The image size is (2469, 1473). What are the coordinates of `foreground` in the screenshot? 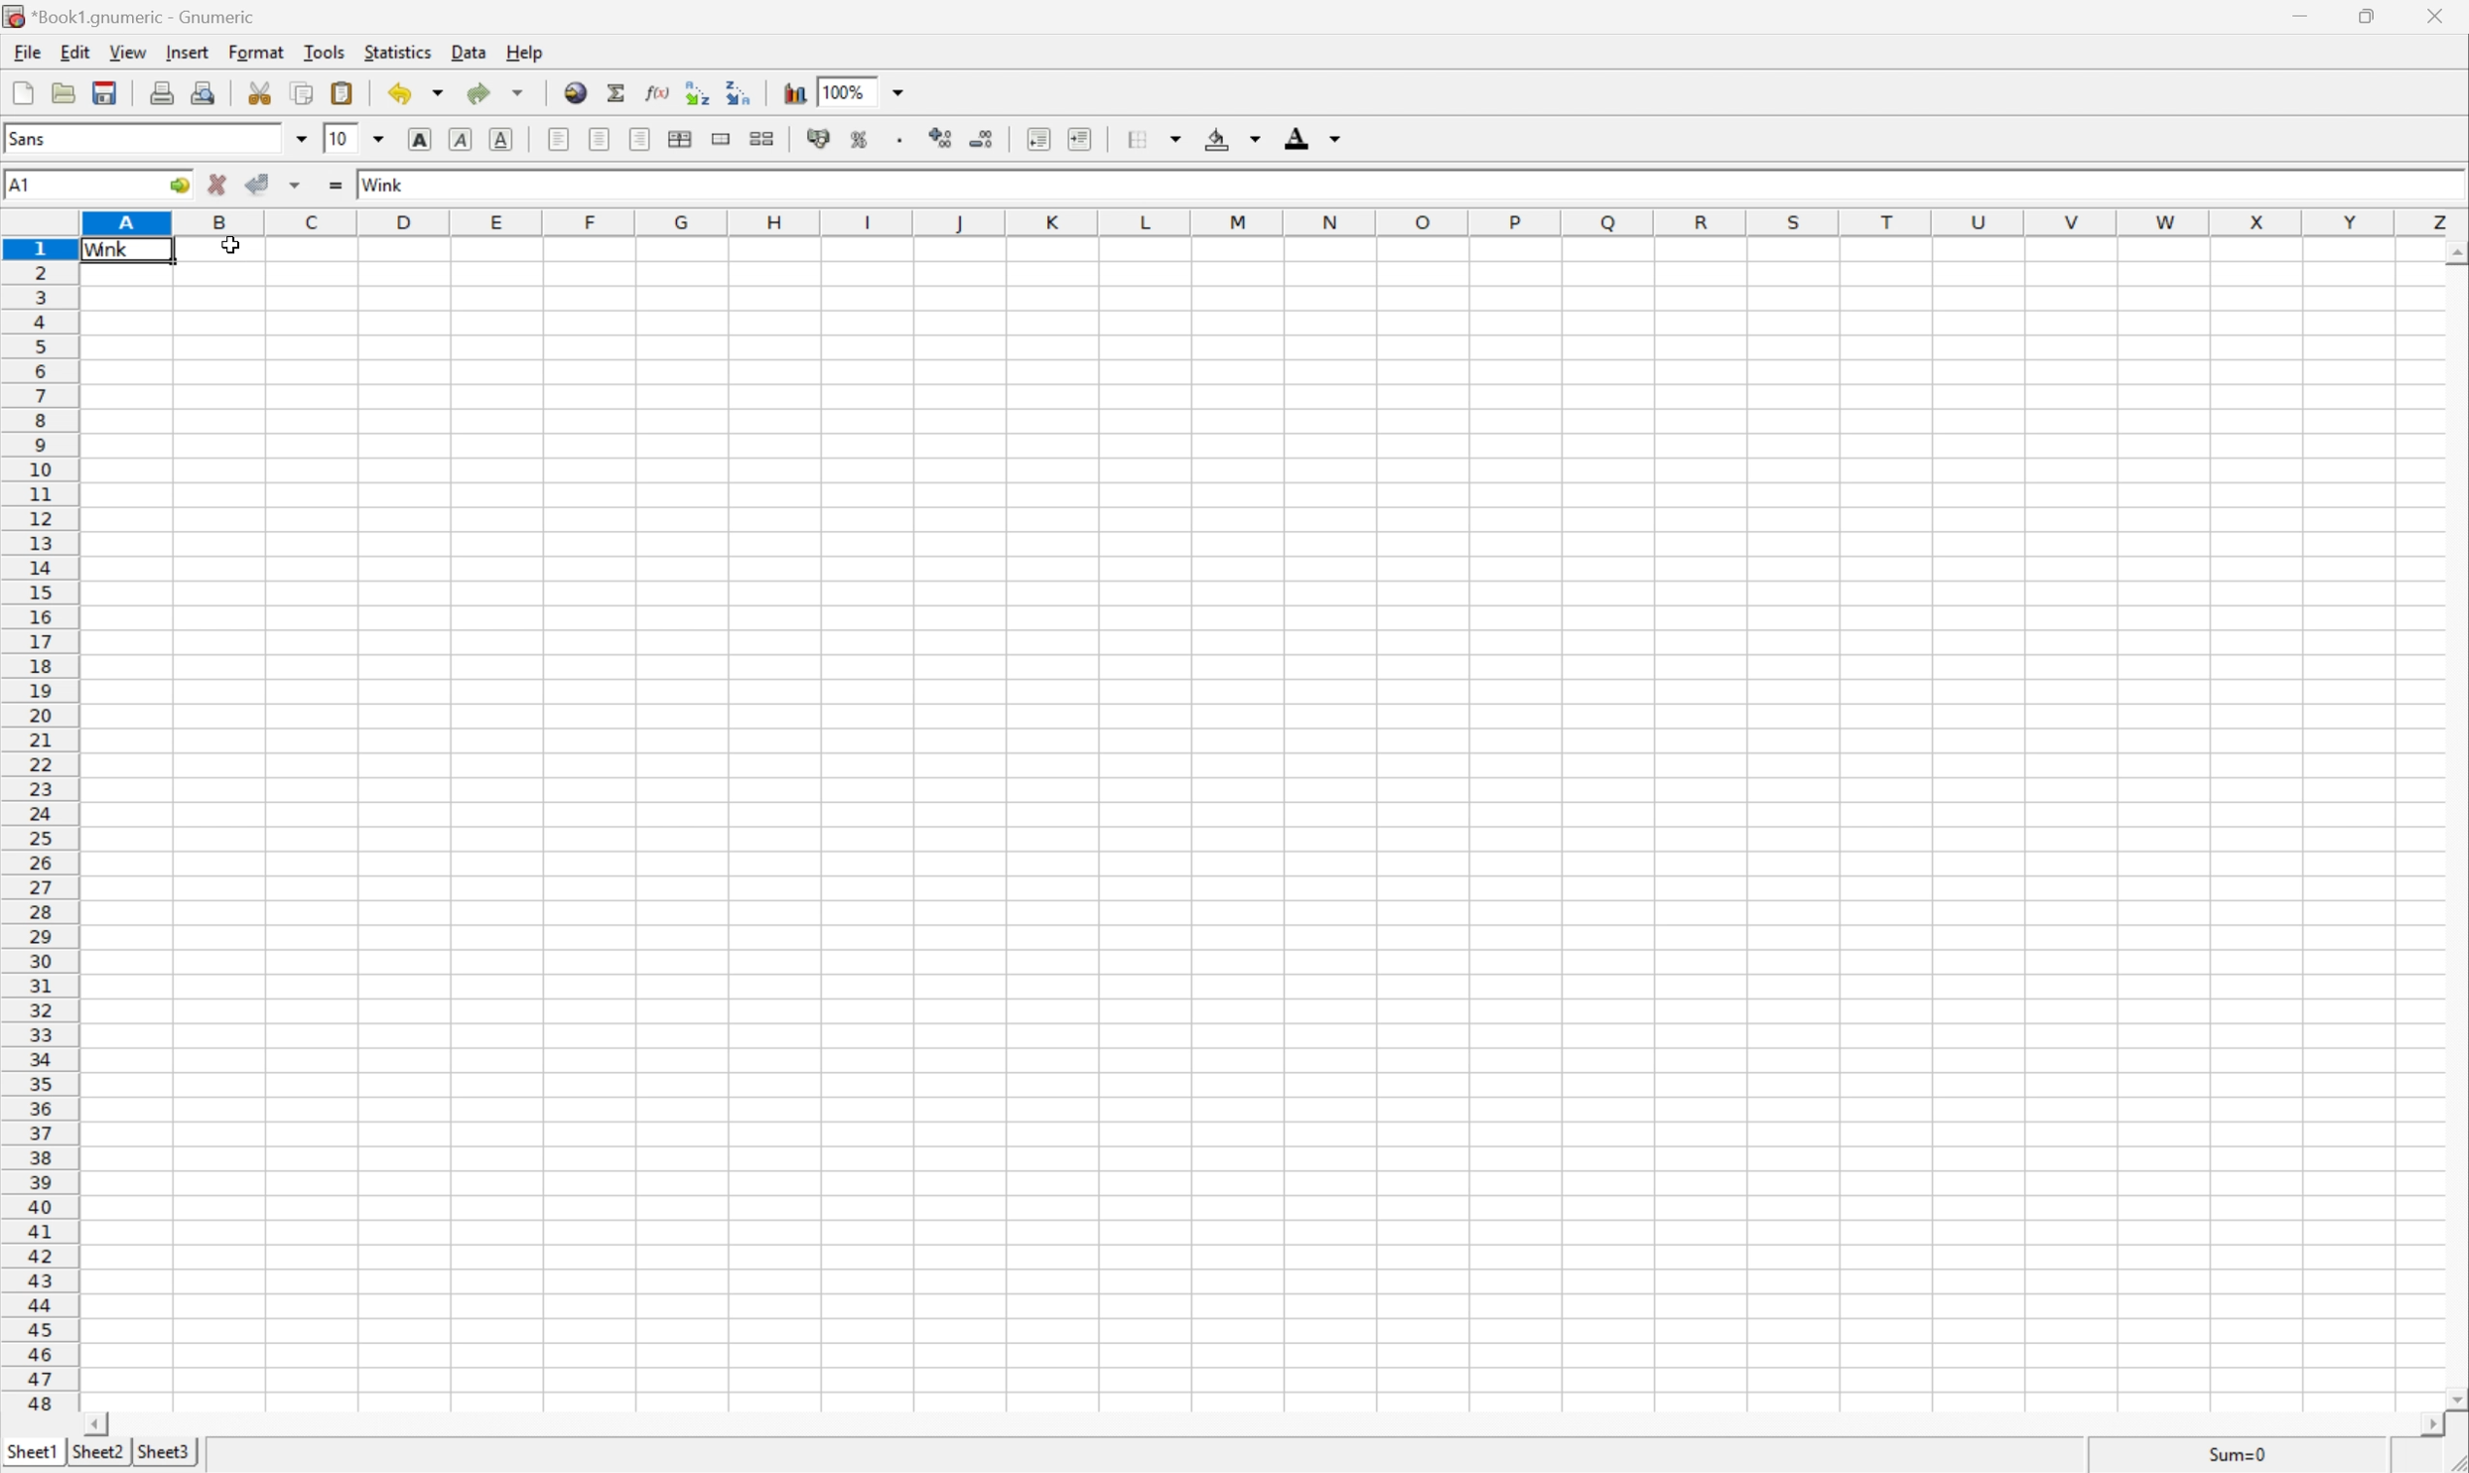 It's located at (1316, 137).